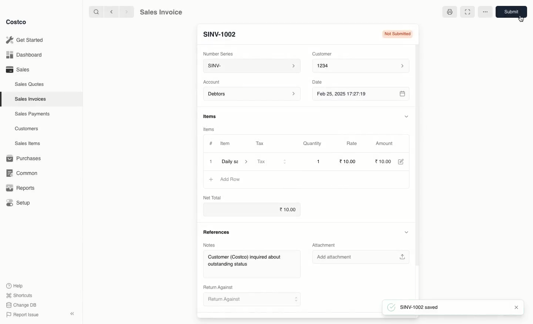  What do you see at coordinates (356, 143) in the screenshot?
I see `Rate` at bounding box center [356, 143].